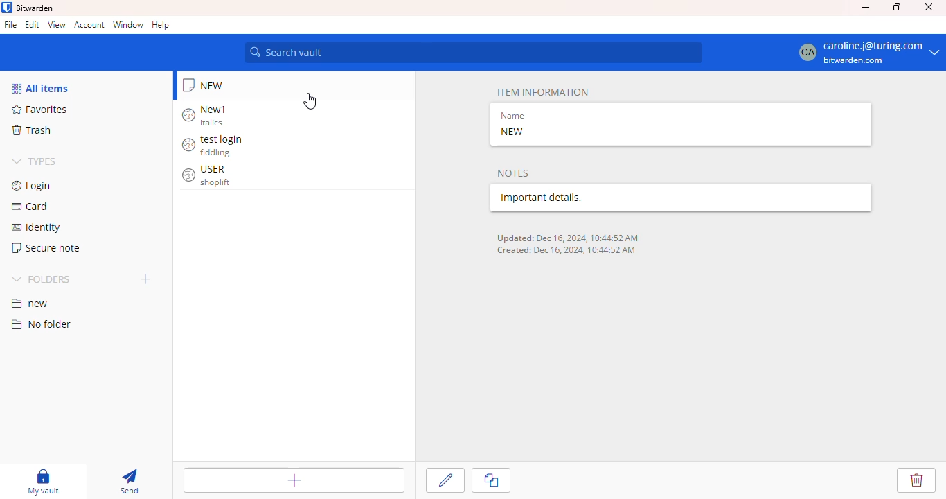  Describe the element at coordinates (46, 248) in the screenshot. I see `secure note` at that location.